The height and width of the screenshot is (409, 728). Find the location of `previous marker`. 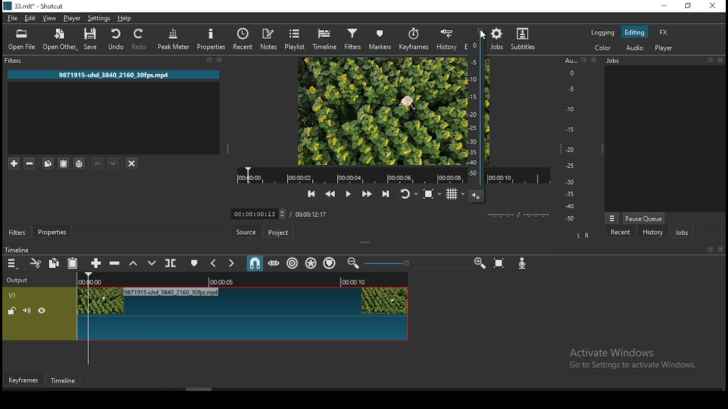

previous marker is located at coordinates (213, 264).